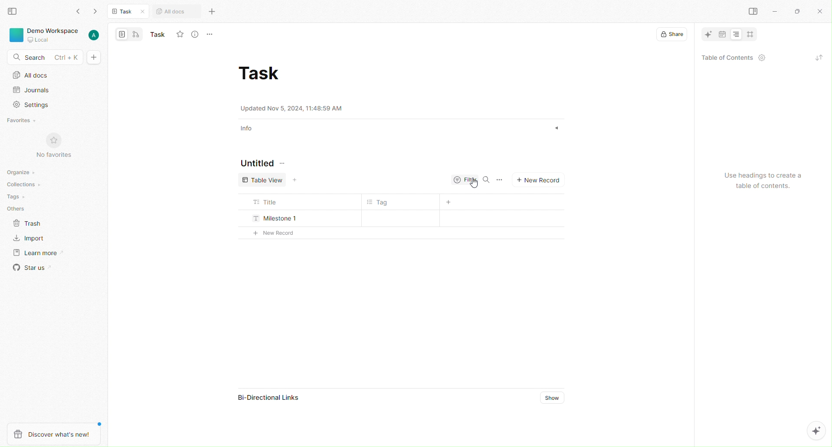 The image size is (832, 447). Describe the element at coordinates (465, 179) in the screenshot. I see `Filter` at that location.